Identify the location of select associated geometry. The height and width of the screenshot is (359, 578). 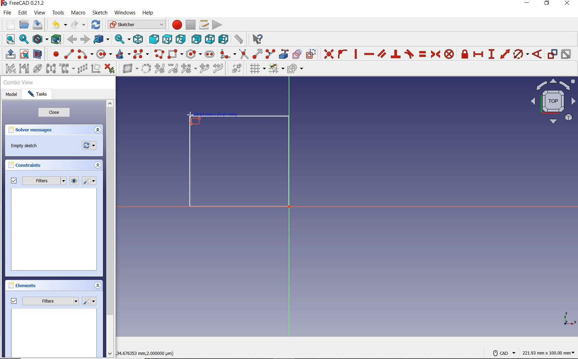
(24, 68).